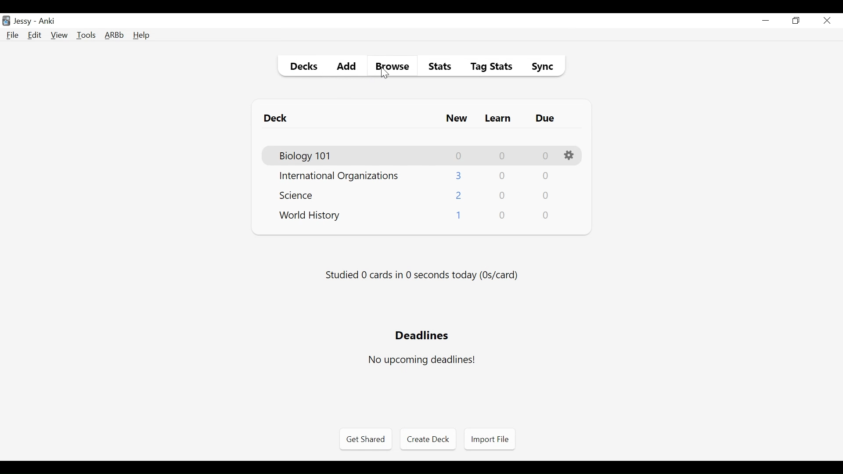  I want to click on Deck Name, so click(306, 156).